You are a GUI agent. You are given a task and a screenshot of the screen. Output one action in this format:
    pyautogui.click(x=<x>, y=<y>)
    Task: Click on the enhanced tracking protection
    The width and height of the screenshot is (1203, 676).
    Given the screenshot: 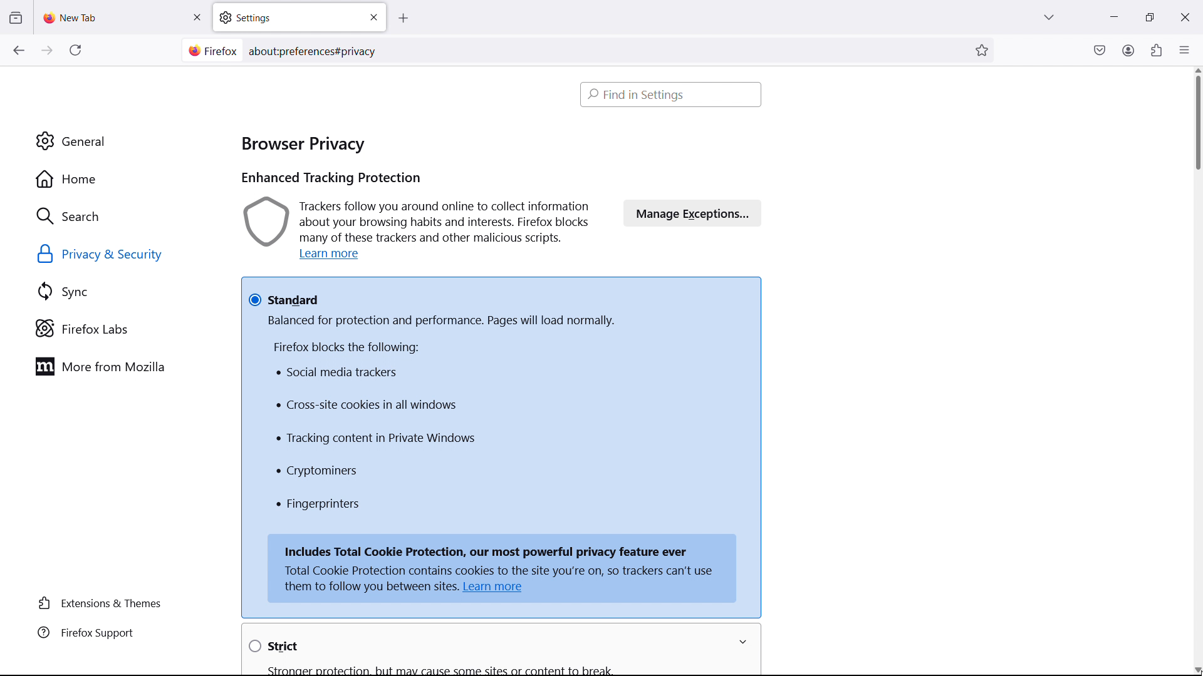 What is the action you would take?
    pyautogui.click(x=330, y=179)
    